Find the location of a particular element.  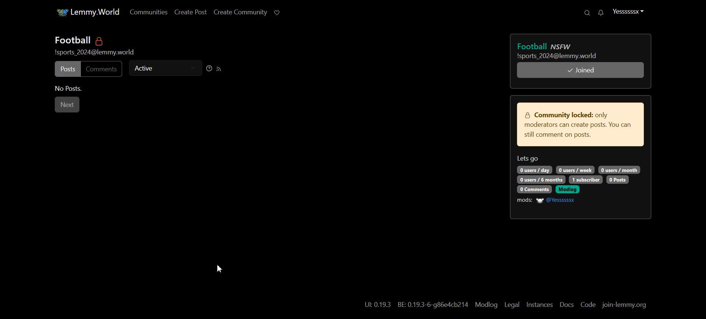

Search is located at coordinates (584, 12).